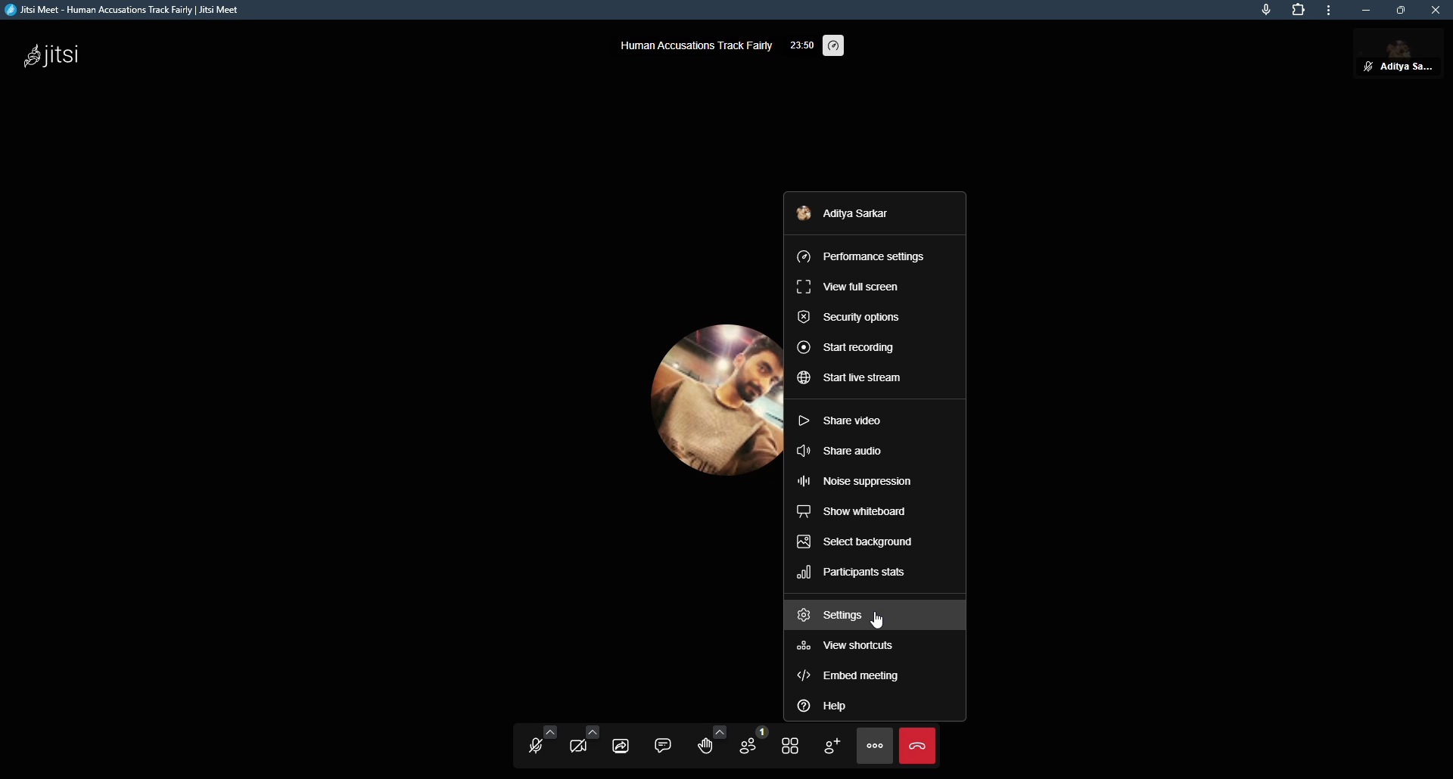 The image size is (1453, 779). I want to click on profile, so click(708, 405).